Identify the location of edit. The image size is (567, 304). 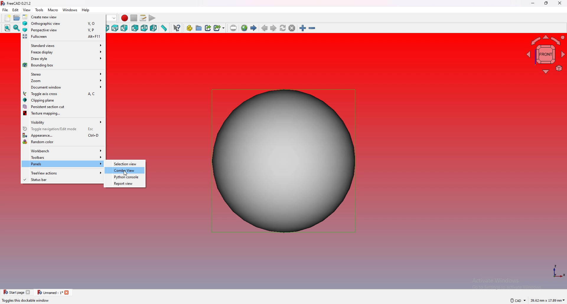
(16, 10).